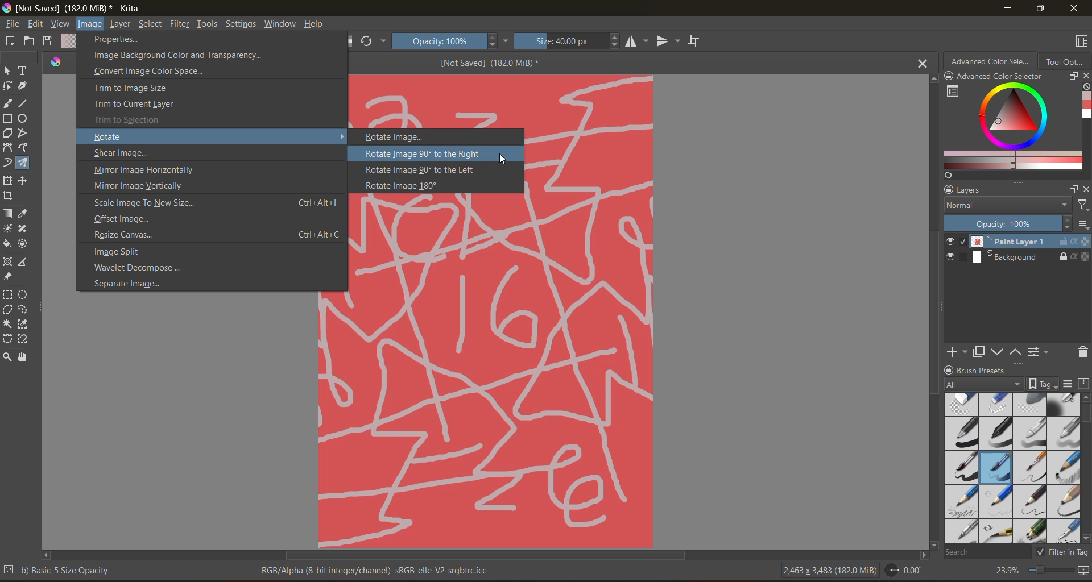  I want to click on Logo, so click(57, 63).